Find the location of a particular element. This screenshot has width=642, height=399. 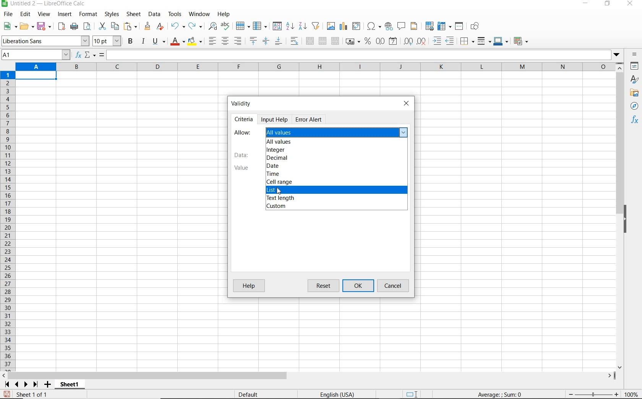

gallery is located at coordinates (636, 93).